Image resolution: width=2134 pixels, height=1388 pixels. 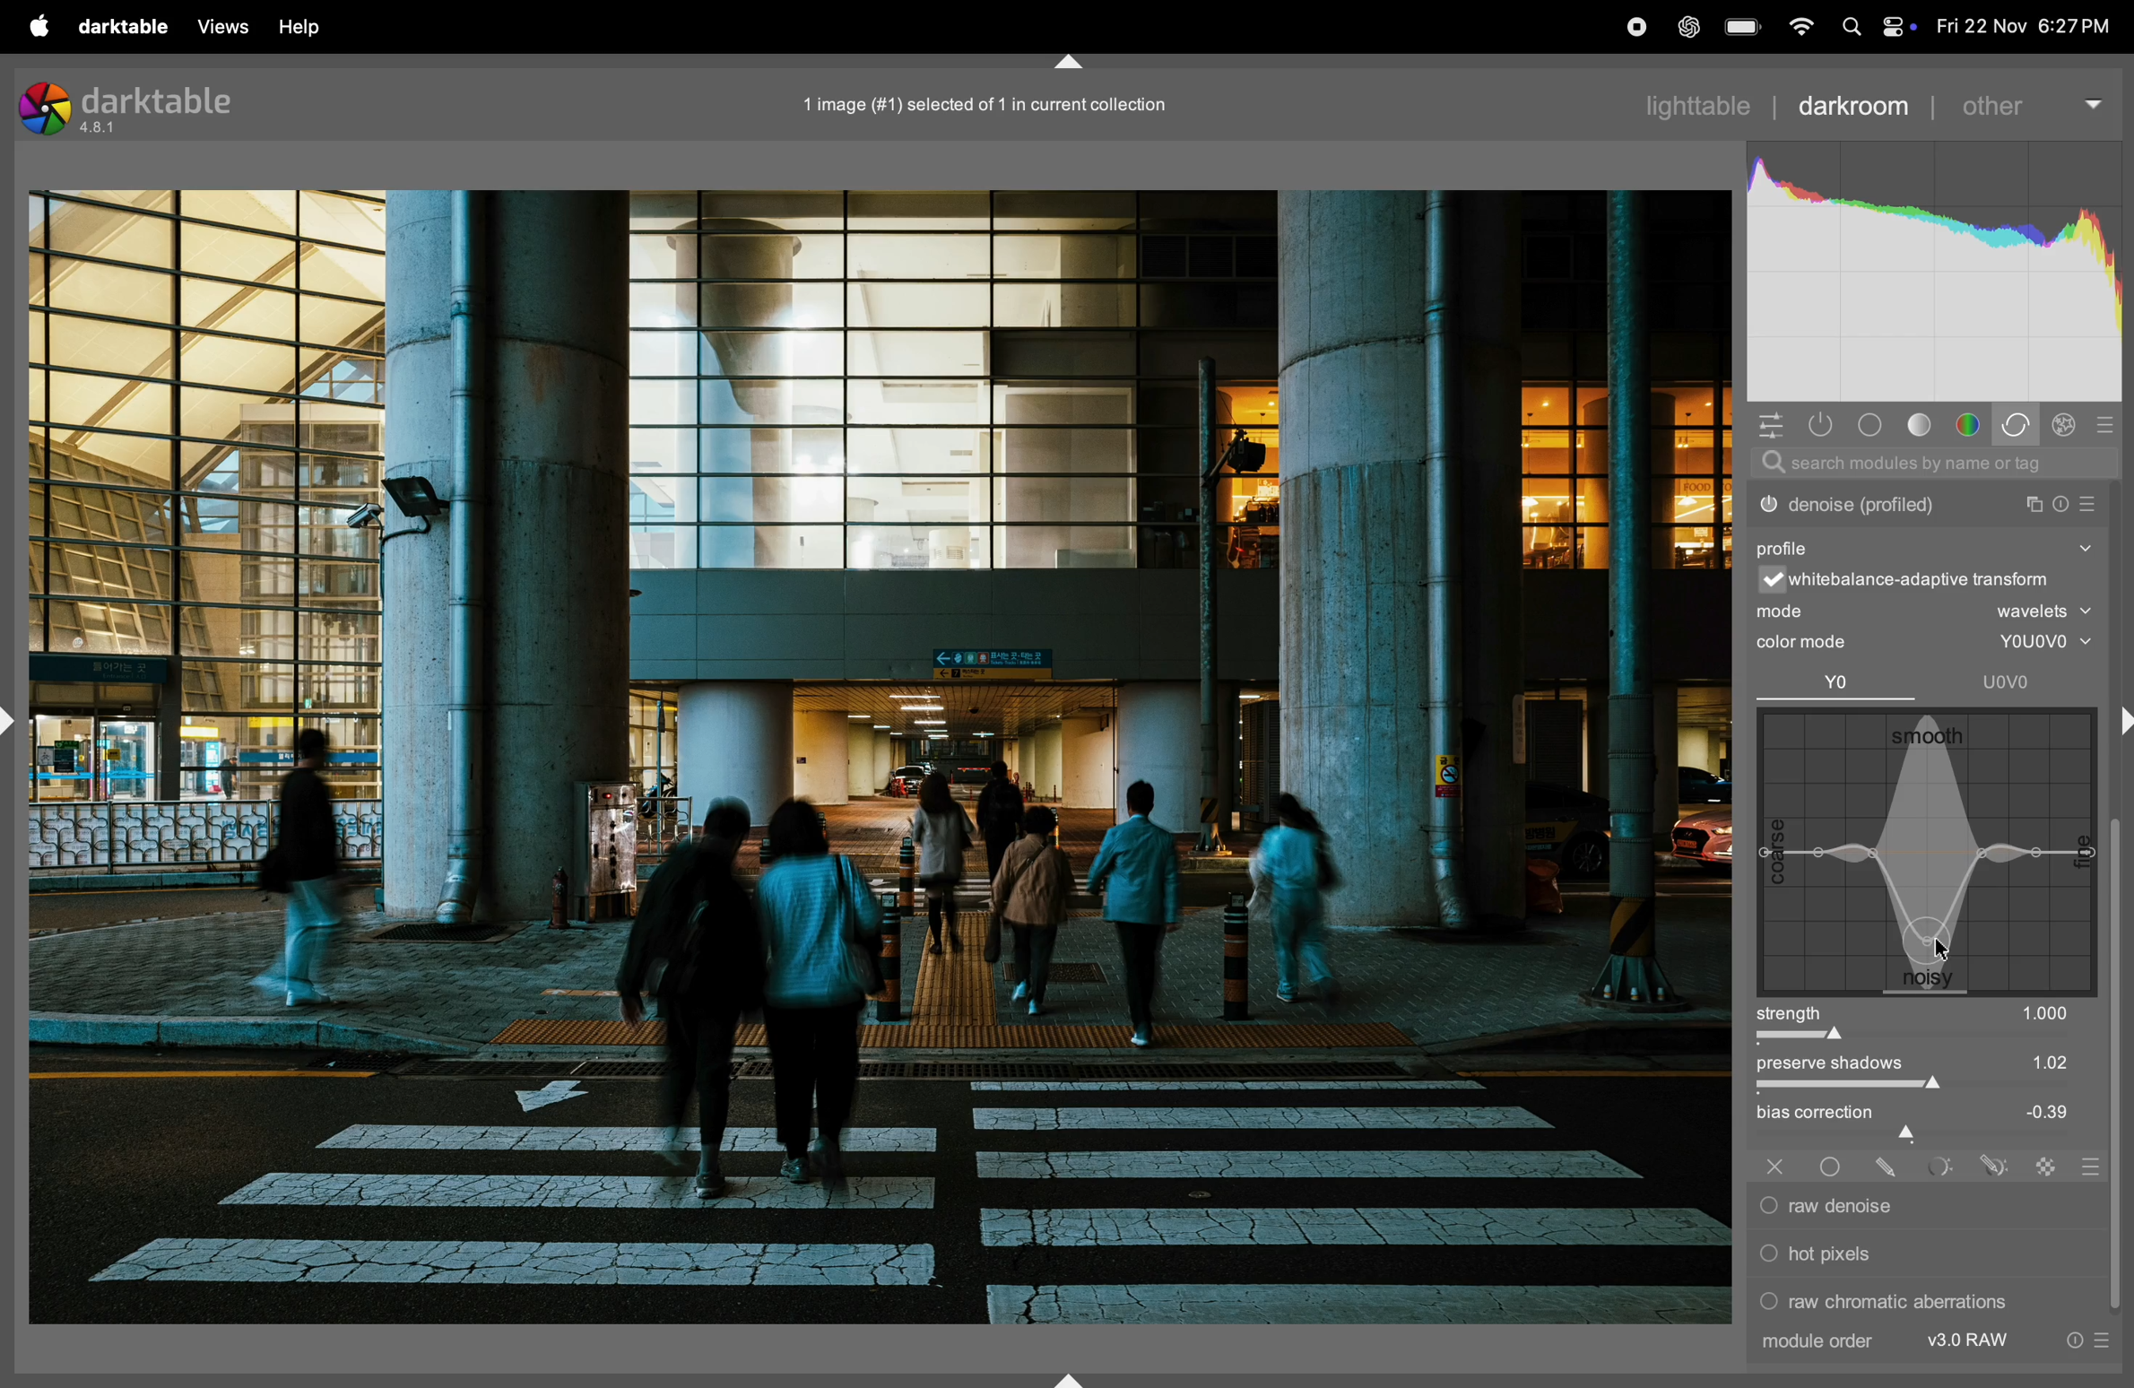 What do you see at coordinates (1690, 27) in the screenshot?
I see `chatgpt` at bounding box center [1690, 27].